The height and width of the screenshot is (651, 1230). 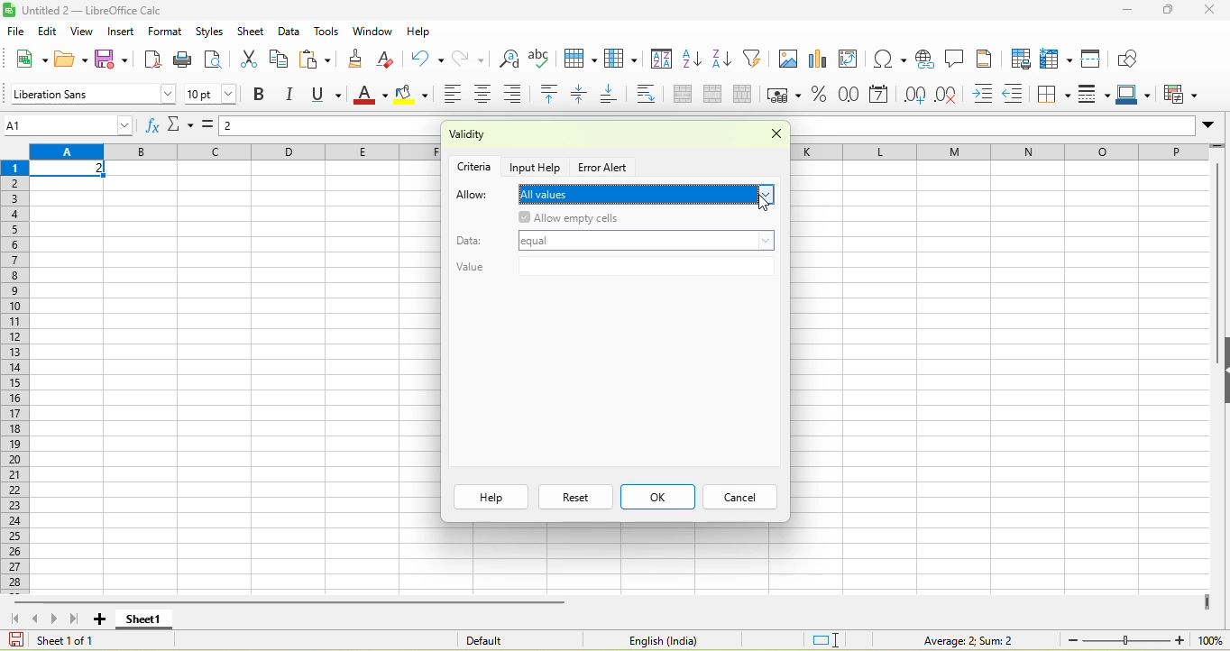 What do you see at coordinates (317, 60) in the screenshot?
I see `paste` at bounding box center [317, 60].